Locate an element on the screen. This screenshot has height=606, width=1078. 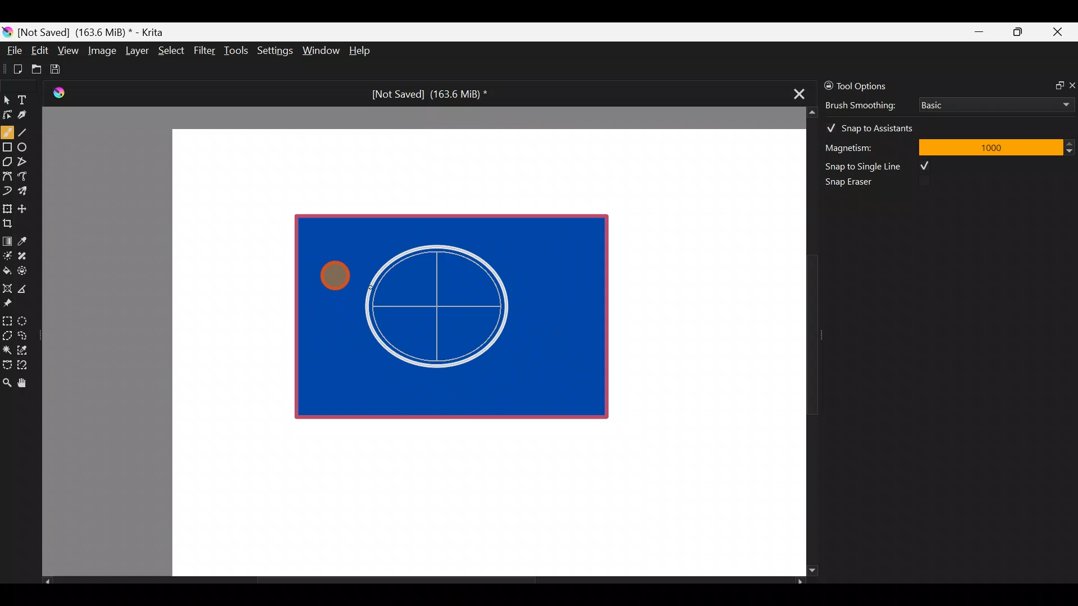
Snap to single line is located at coordinates (882, 166).